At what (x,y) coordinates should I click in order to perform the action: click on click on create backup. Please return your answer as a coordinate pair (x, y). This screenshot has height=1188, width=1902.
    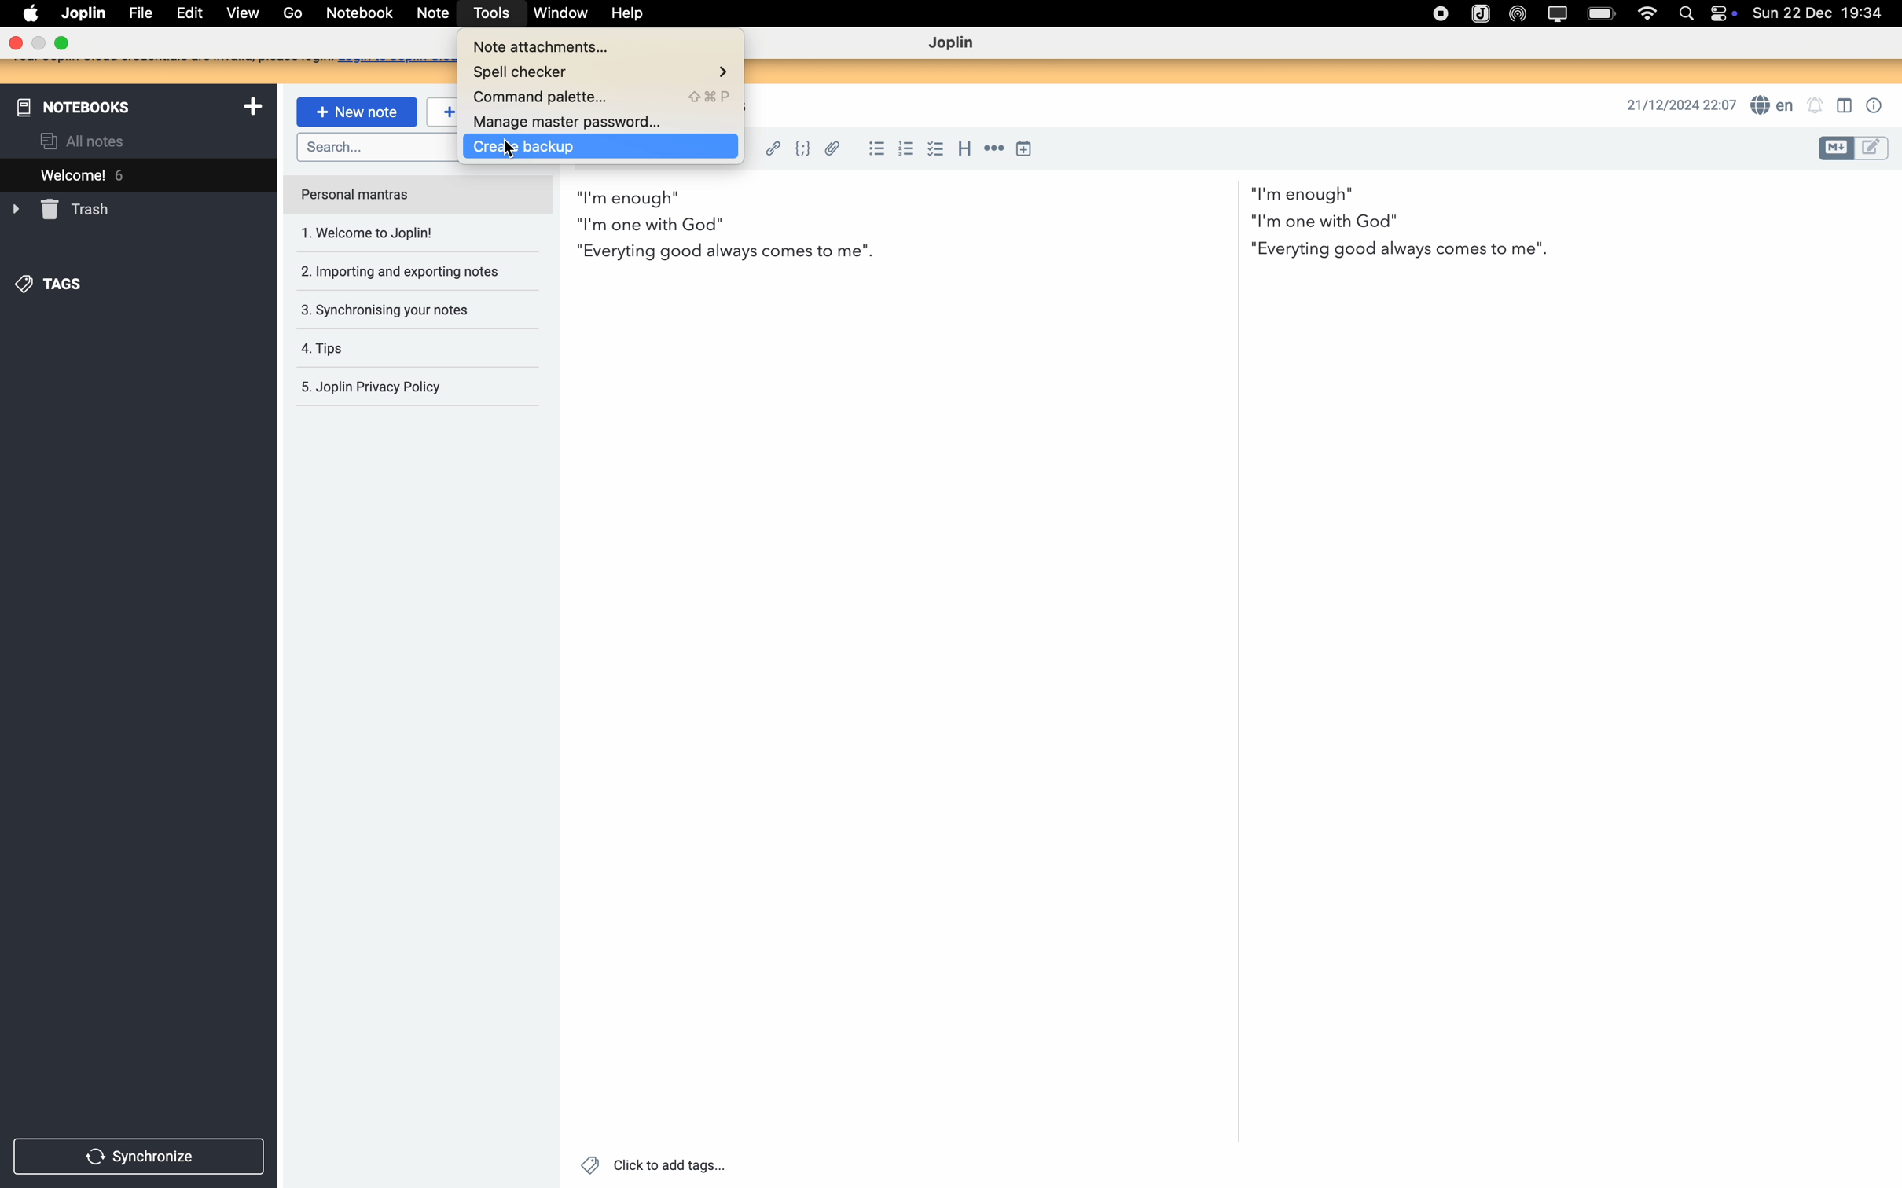
    Looking at the image, I should click on (604, 148).